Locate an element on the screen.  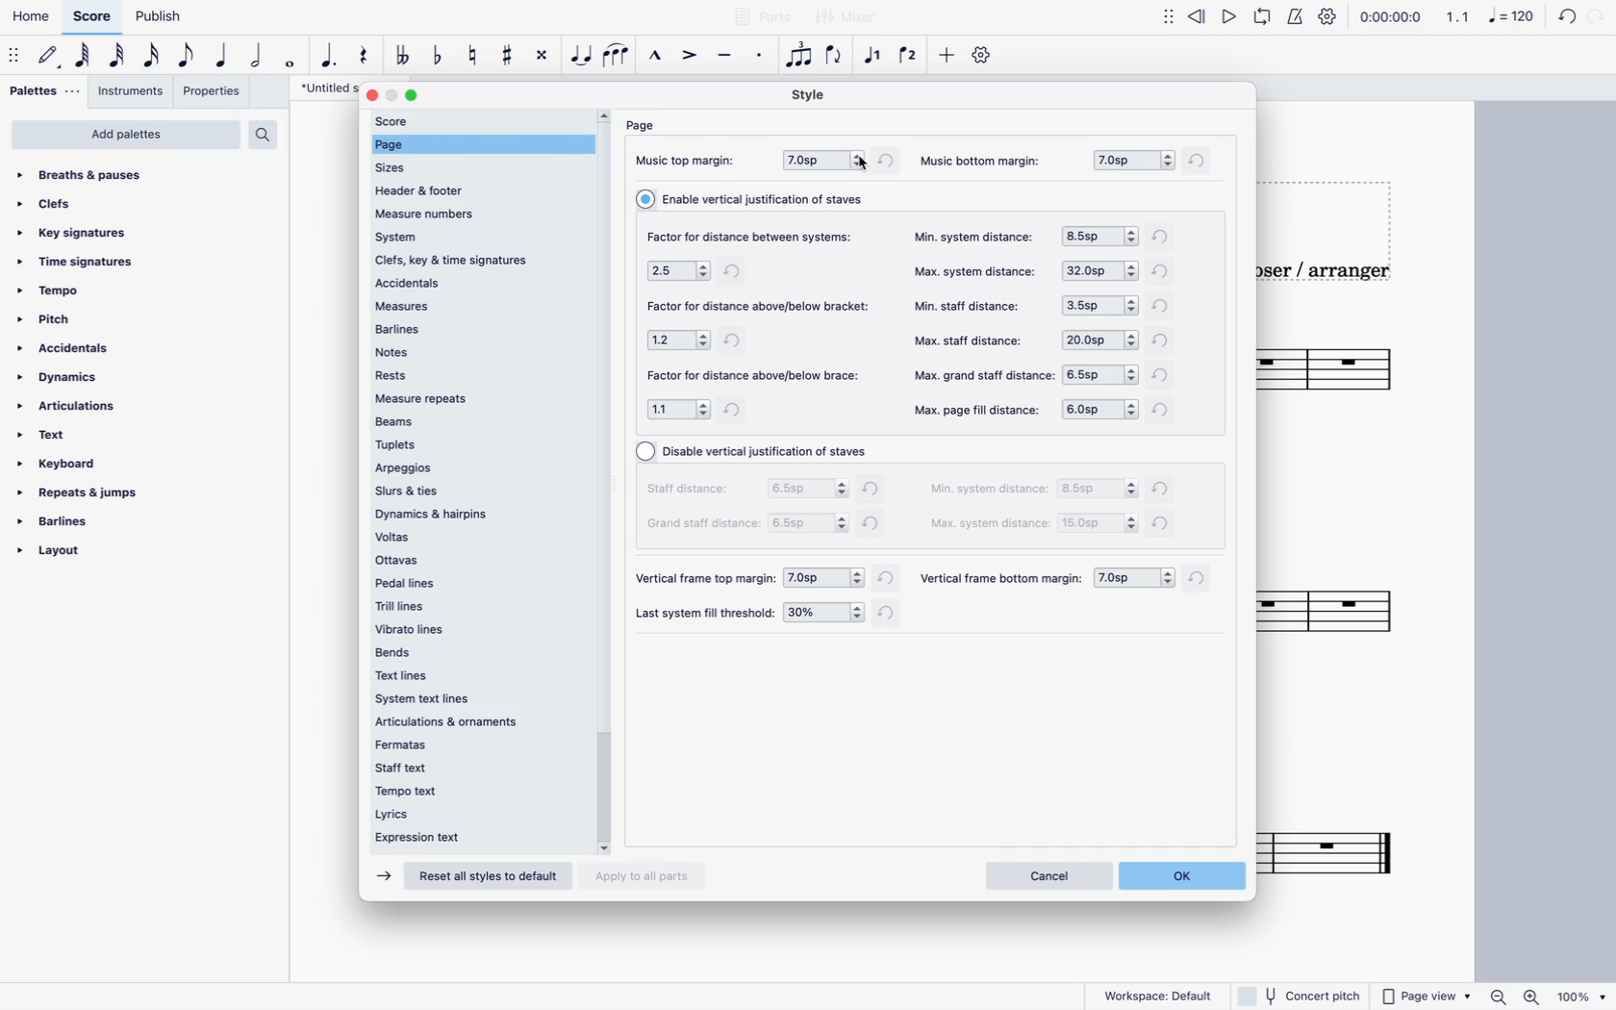
accent is located at coordinates (689, 57).